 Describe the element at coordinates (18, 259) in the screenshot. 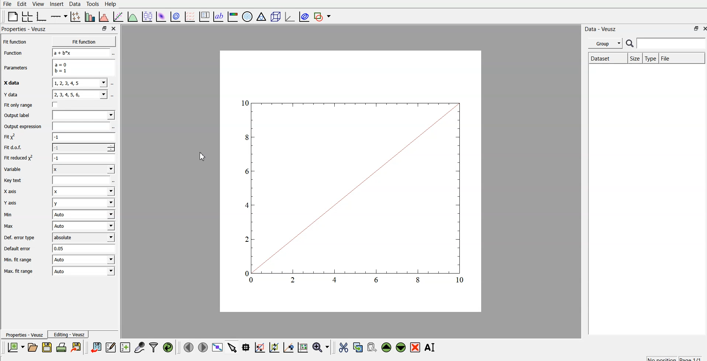

I see `| Min. fit range` at that location.